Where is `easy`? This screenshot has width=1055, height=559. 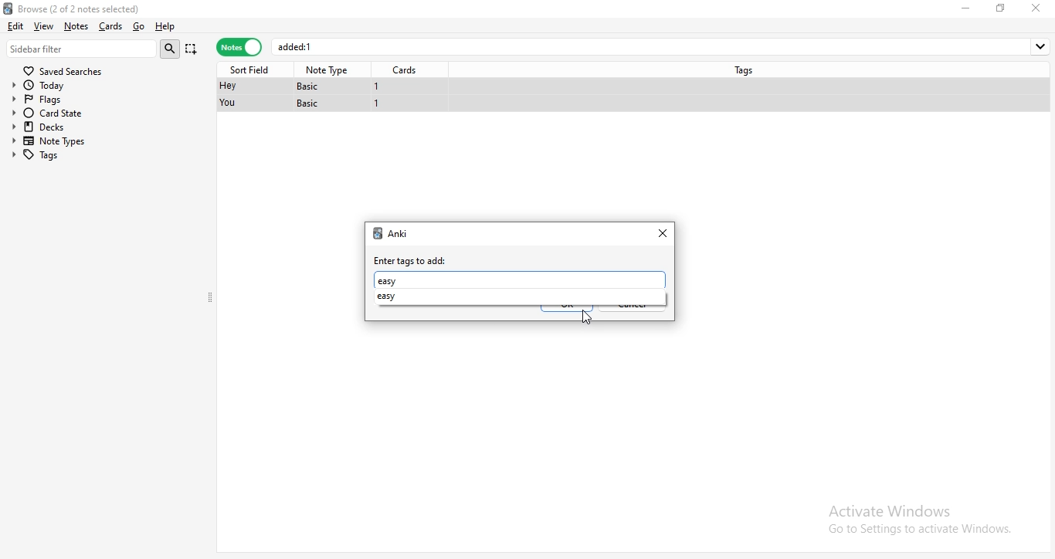 easy is located at coordinates (388, 281).